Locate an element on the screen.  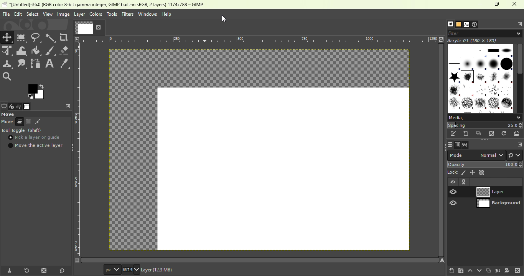
Paths is located at coordinates (465, 145).